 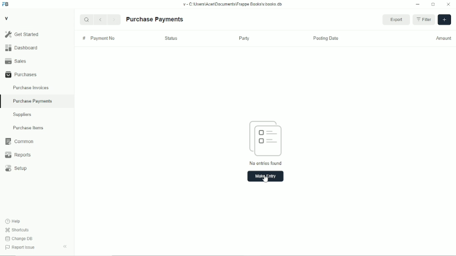 What do you see at coordinates (13, 221) in the screenshot?
I see `Help` at bounding box center [13, 221].